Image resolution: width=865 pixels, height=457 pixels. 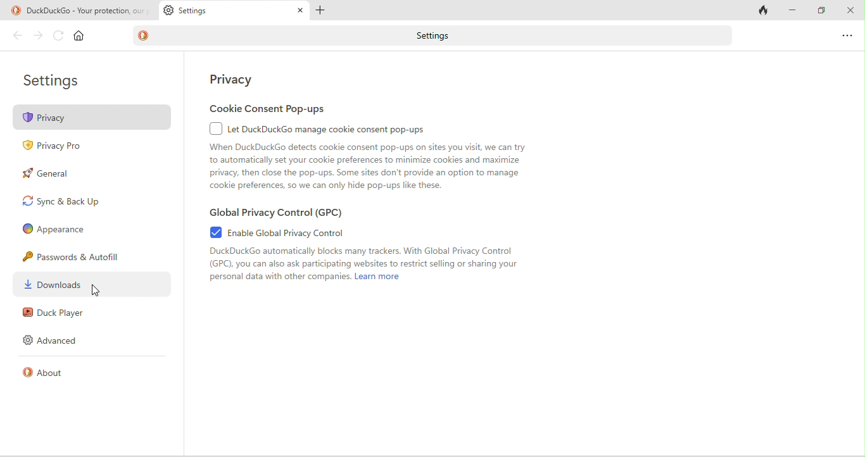 What do you see at coordinates (54, 314) in the screenshot?
I see `duck player` at bounding box center [54, 314].